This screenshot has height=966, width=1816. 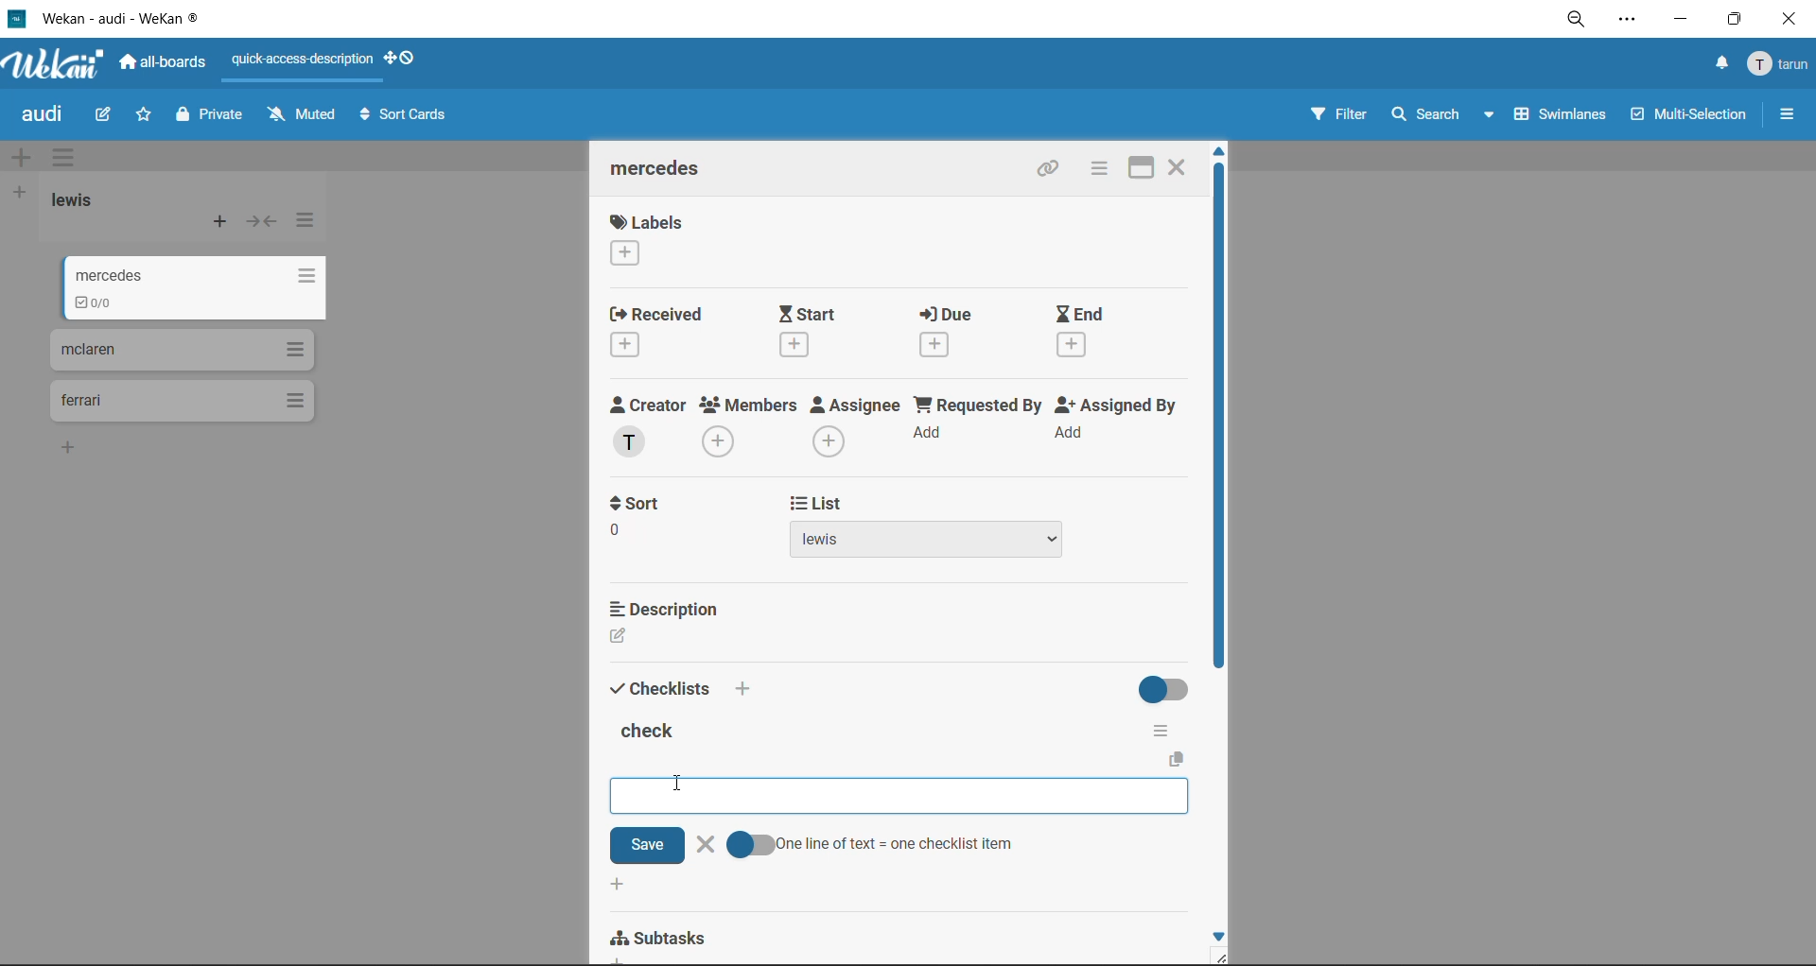 What do you see at coordinates (959, 336) in the screenshot?
I see `due` at bounding box center [959, 336].